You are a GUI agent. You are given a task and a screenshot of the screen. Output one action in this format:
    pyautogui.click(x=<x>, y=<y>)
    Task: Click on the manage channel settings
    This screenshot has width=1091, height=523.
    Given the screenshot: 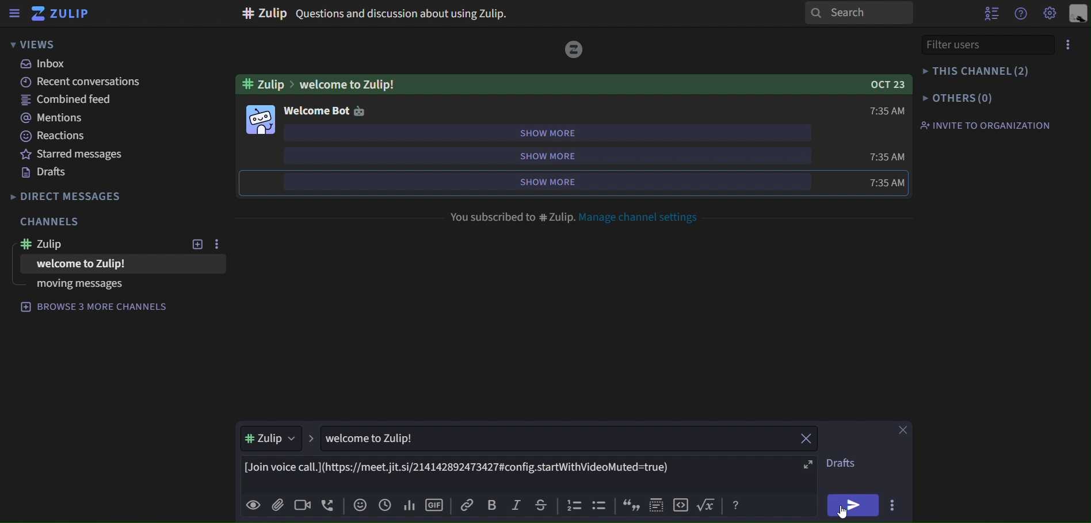 What is the action you would take?
    pyautogui.click(x=645, y=217)
    